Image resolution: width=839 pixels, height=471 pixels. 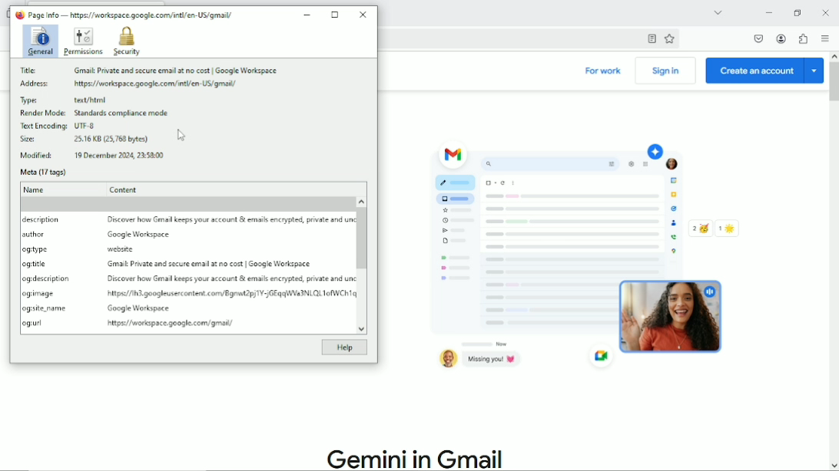 I want to click on og:type, so click(x=36, y=249).